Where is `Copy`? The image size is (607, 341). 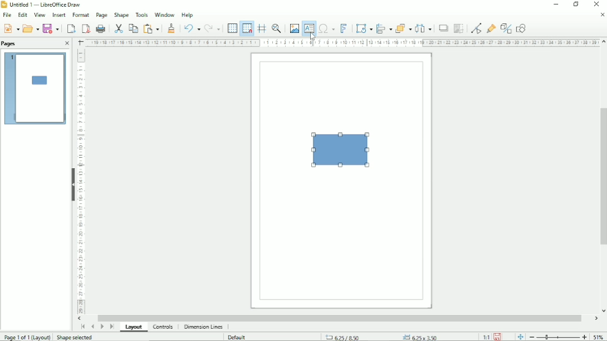 Copy is located at coordinates (132, 28).